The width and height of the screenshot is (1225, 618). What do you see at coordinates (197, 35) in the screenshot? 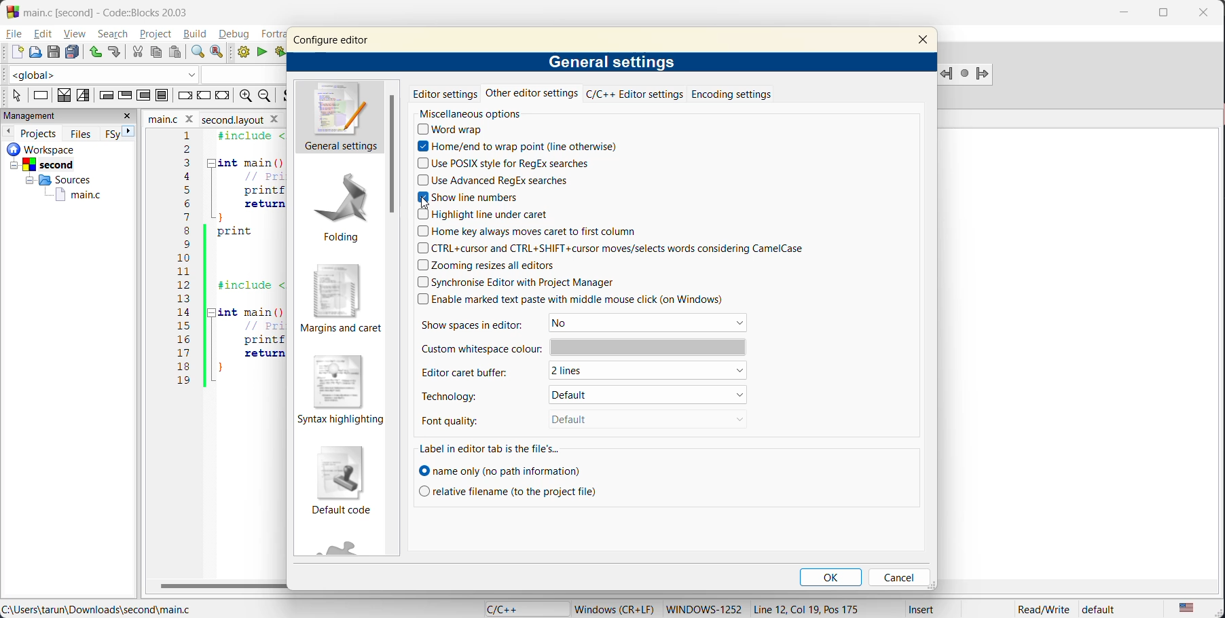
I see `build` at bounding box center [197, 35].